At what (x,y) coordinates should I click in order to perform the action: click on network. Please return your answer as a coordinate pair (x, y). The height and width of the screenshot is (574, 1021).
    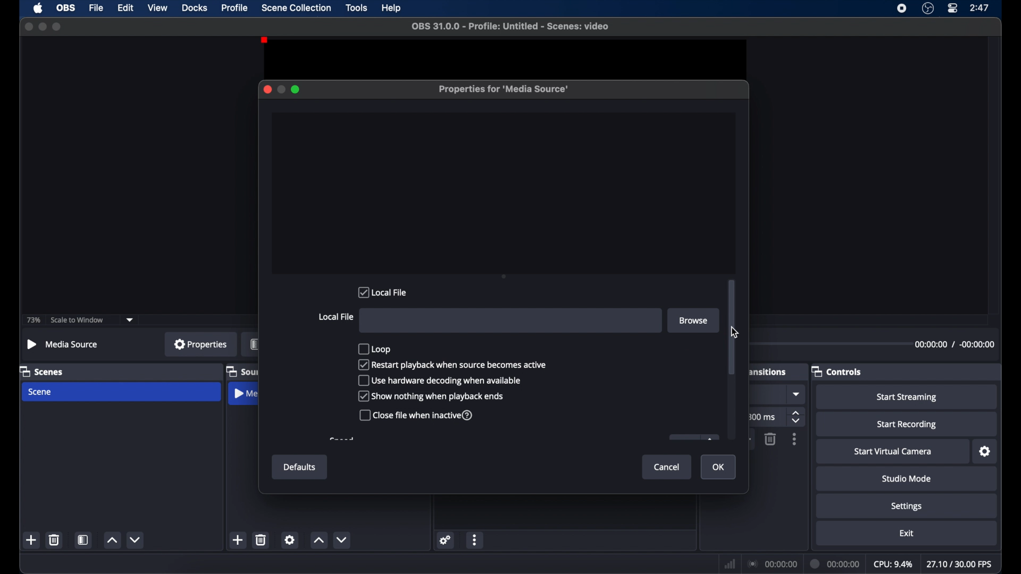
    Looking at the image, I should click on (730, 564).